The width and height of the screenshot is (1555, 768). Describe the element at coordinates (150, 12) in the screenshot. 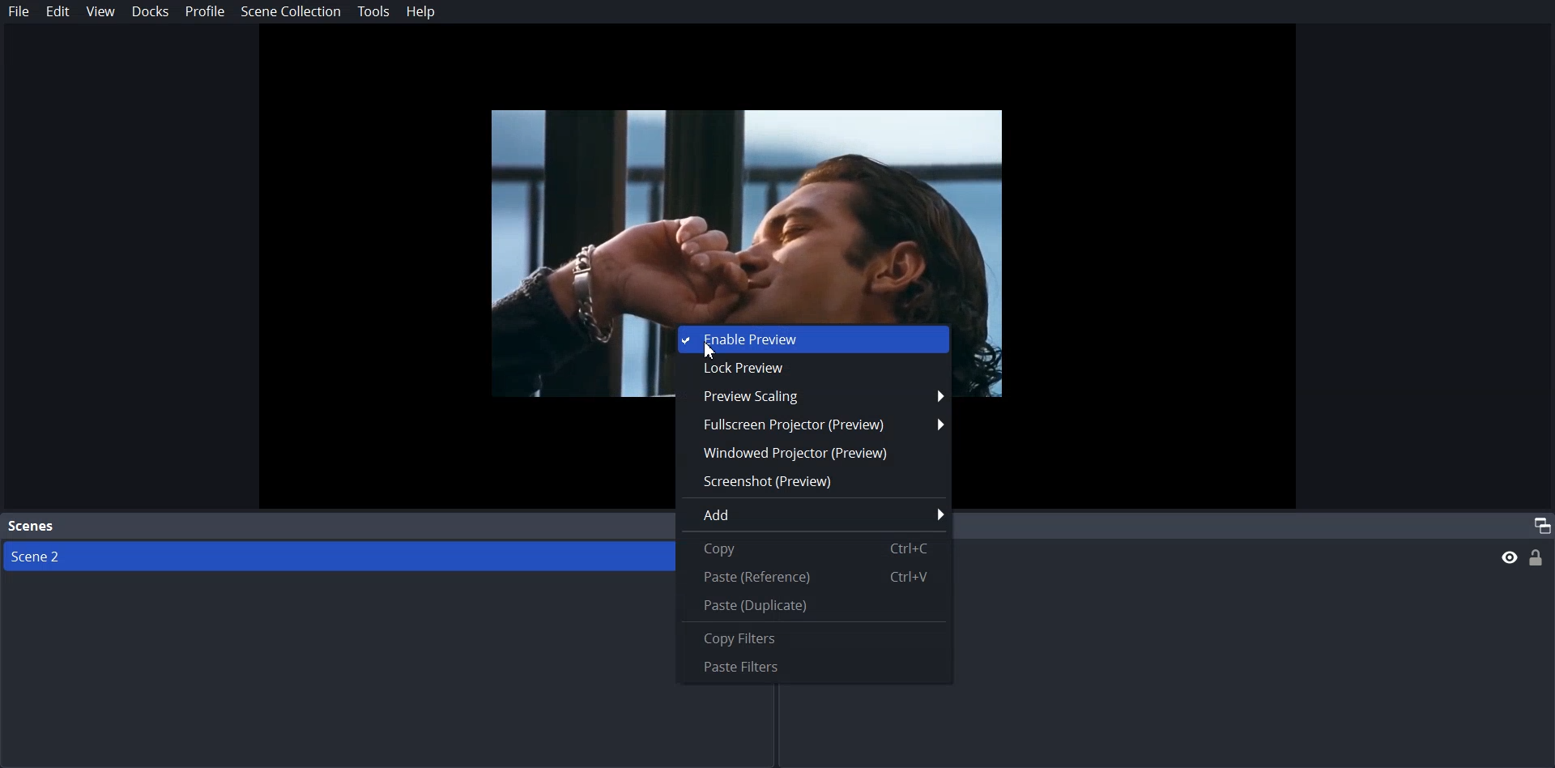

I see `Docks` at that location.